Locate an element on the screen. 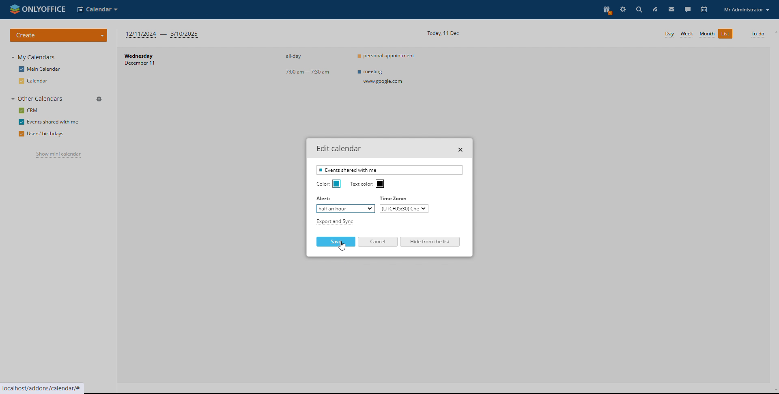  crm is located at coordinates (29, 110).